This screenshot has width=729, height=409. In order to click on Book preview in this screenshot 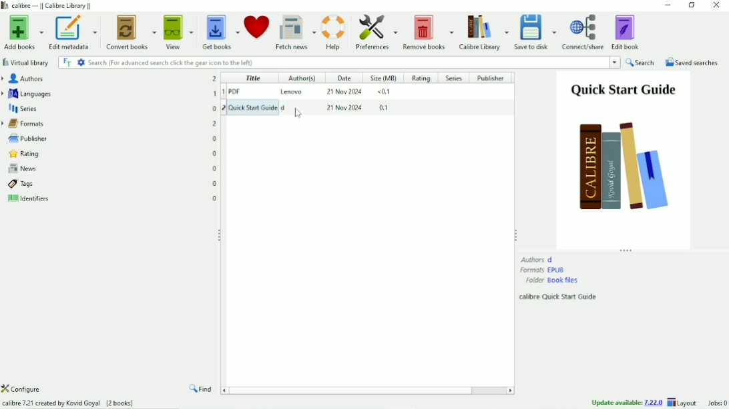, I will do `click(624, 159)`.